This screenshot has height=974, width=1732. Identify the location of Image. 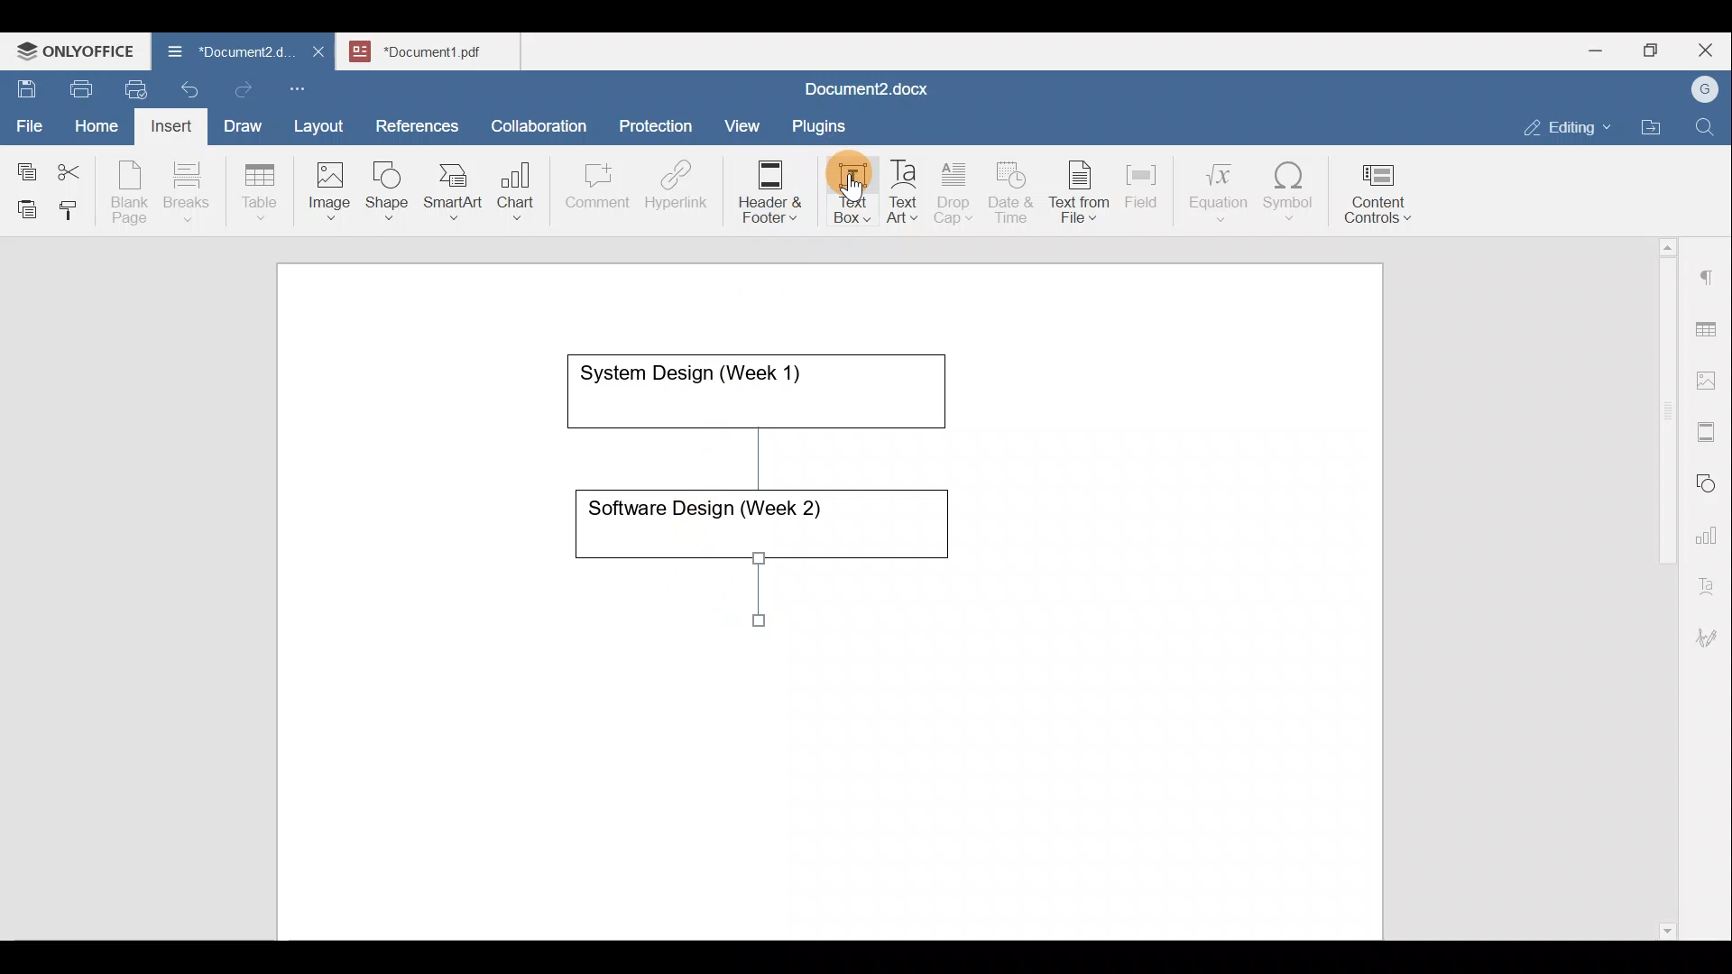
(335, 185).